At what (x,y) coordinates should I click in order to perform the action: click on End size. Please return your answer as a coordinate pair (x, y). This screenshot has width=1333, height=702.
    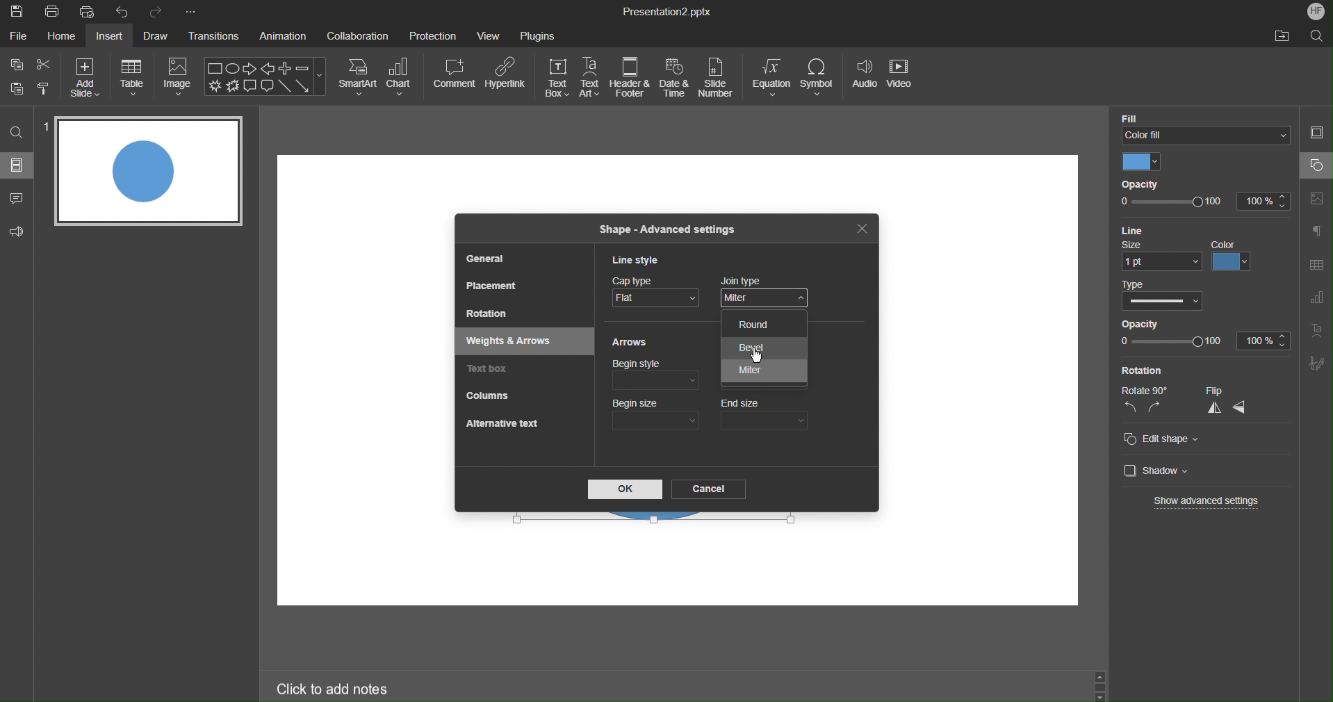
    Looking at the image, I should click on (767, 414).